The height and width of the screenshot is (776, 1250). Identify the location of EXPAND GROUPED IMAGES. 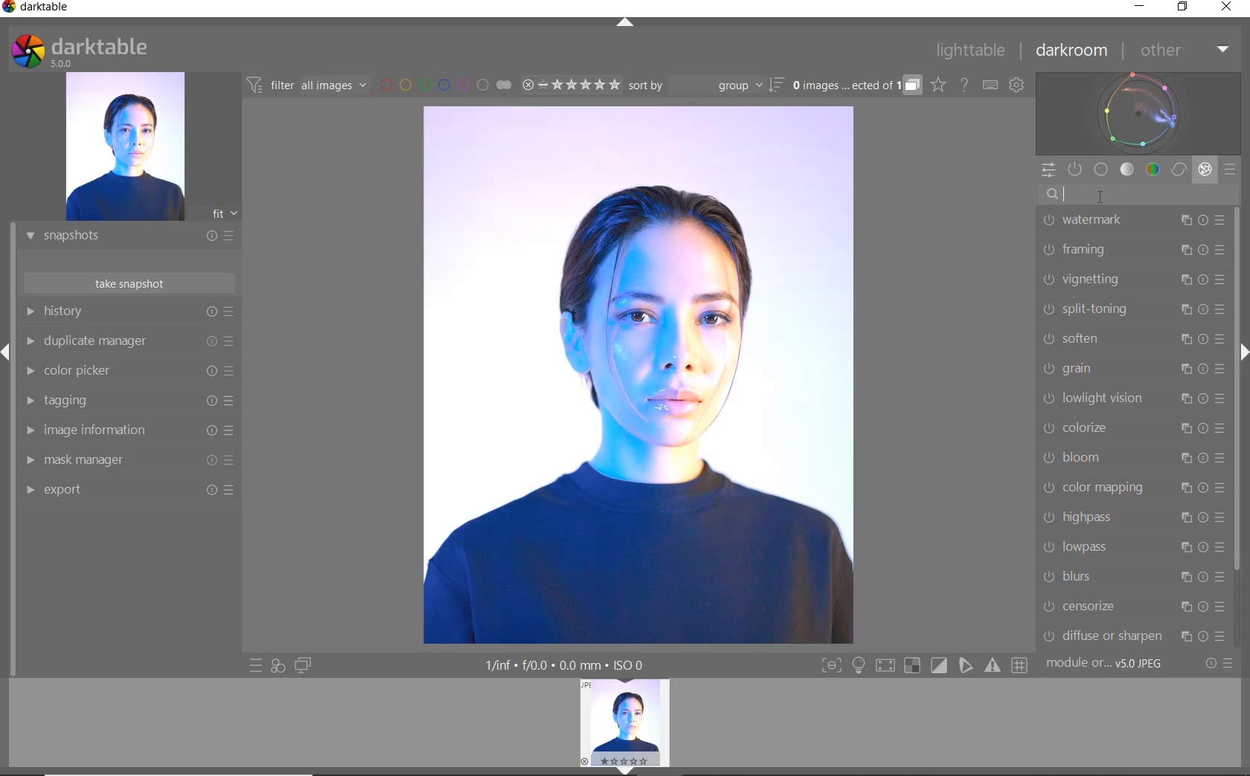
(856, 86).